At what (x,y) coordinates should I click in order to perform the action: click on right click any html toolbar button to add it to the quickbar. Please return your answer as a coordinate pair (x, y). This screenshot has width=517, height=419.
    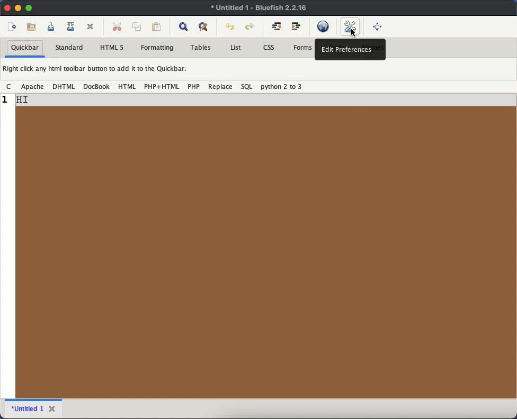
    Looking at the image, I should click on (97, 69).